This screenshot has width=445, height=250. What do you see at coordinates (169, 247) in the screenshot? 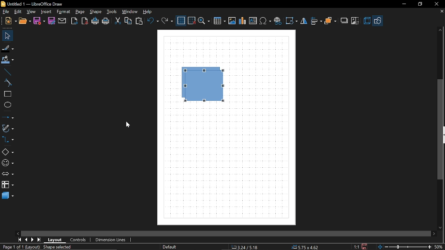
I see `Page style` at bounding box center [169, 247].